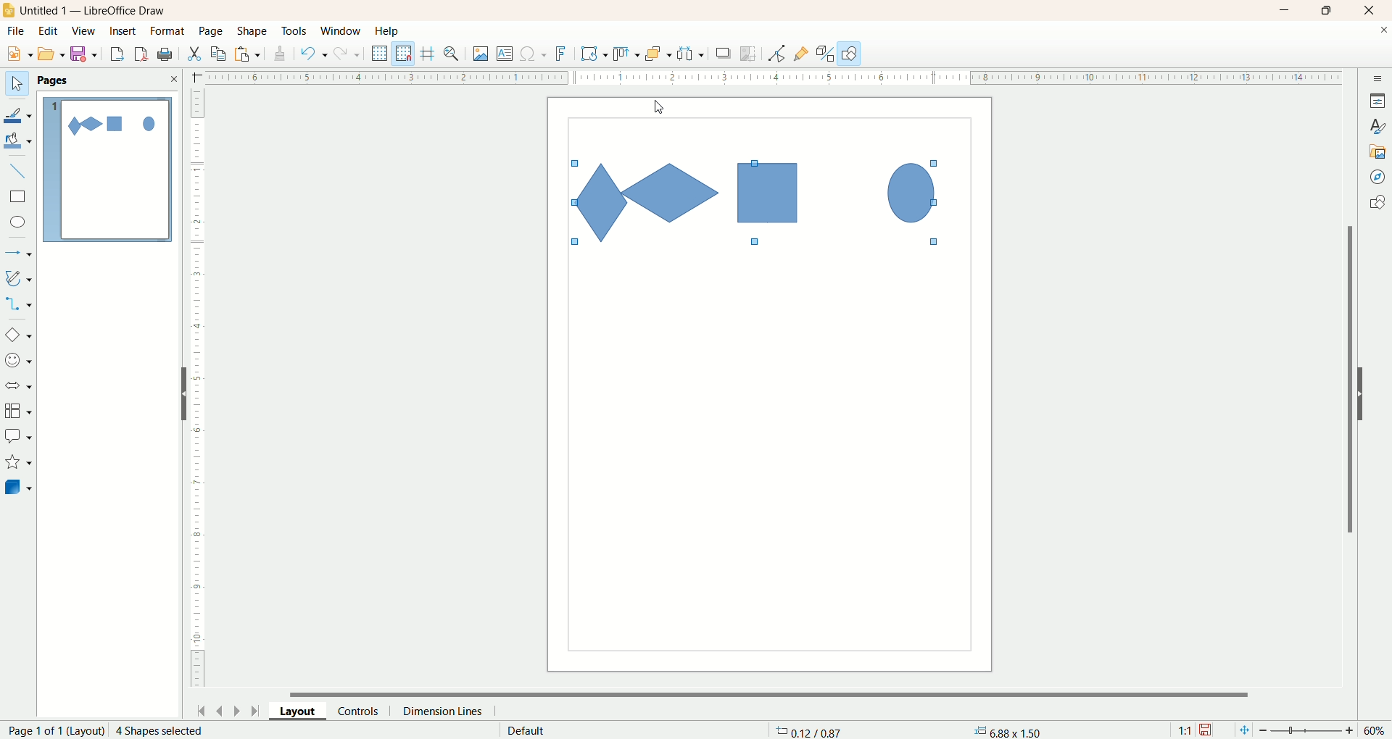  What do you see at coordinates (20, 224) in the screenshot?
I see `ellipse` at bounding box center [20, 224].